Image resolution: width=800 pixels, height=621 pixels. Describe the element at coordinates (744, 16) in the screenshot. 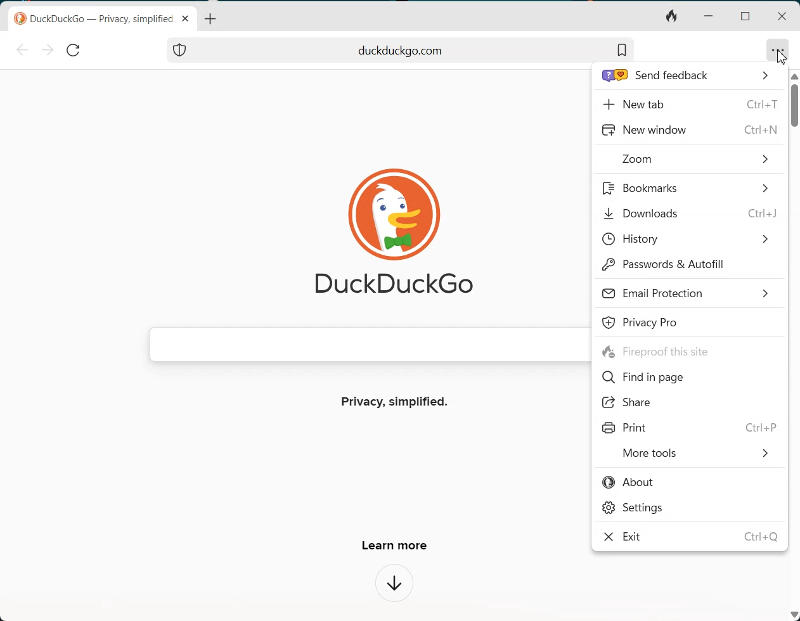

I see `Maximize` at that location.